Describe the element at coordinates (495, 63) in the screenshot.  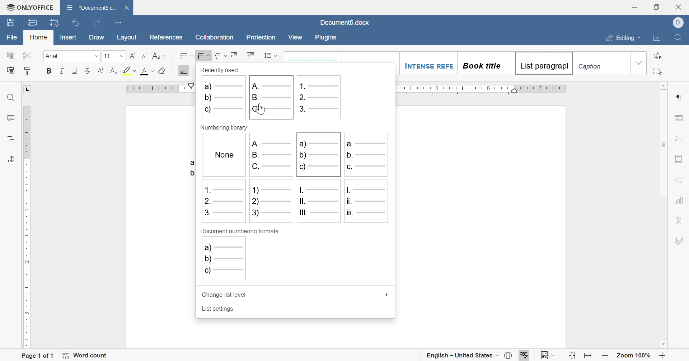
I see `Heading styles` at that location.